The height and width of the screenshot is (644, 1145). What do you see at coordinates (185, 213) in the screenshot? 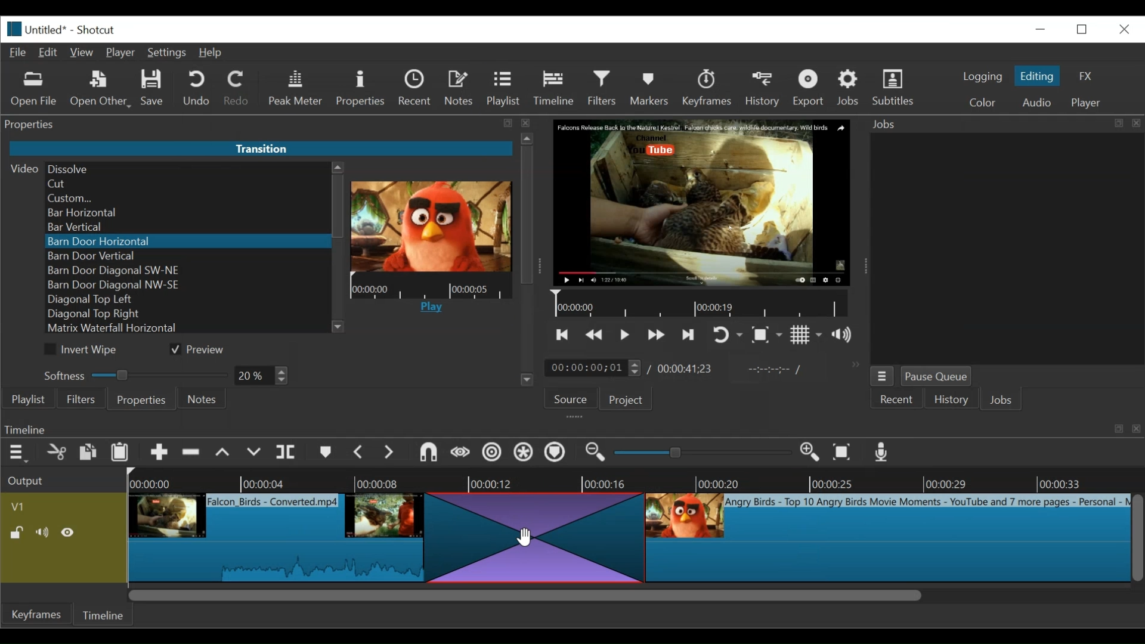
I see `Bar Horizontal` at bounding box center [185, 213].